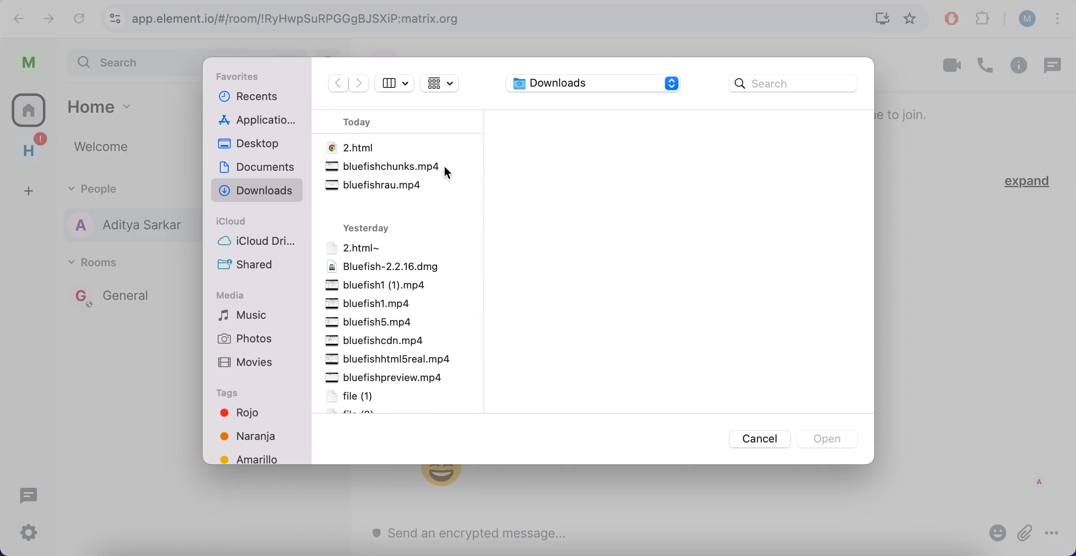  What do you see at coordinates (364, 124) in the screenshot?
I see `today` at bounding box center [364, 124].